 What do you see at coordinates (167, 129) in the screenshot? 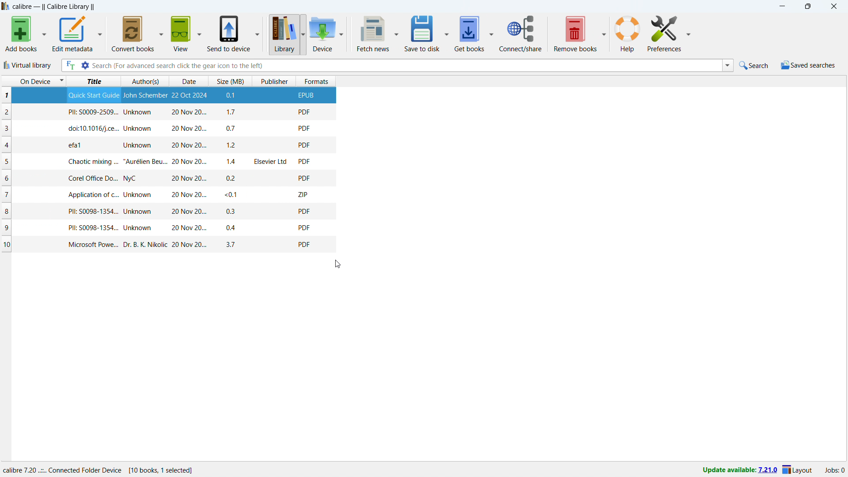
I see `one book entry` at bounding box center [167, 129].